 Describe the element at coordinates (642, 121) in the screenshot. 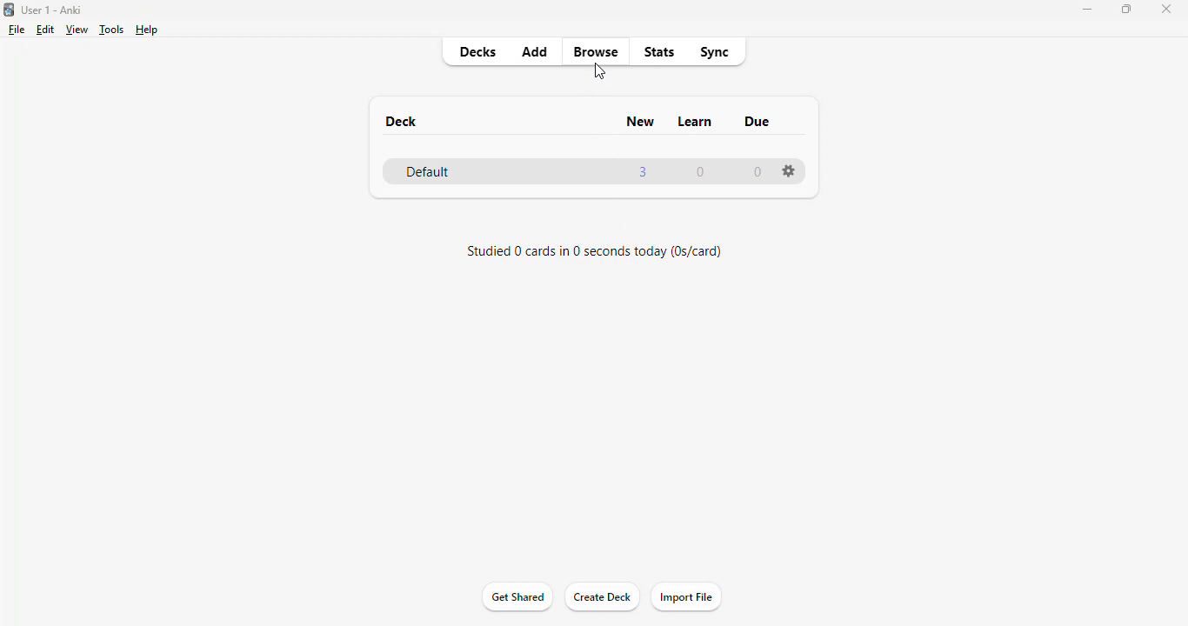

I see `new` at that location.